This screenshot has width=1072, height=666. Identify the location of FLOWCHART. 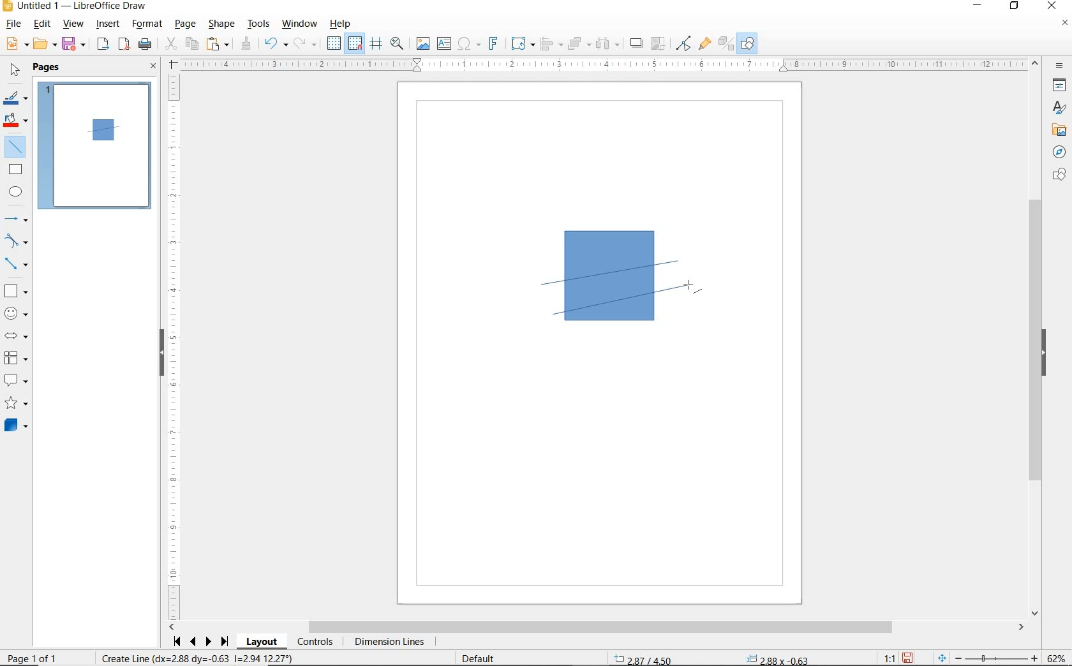
(19, 358).